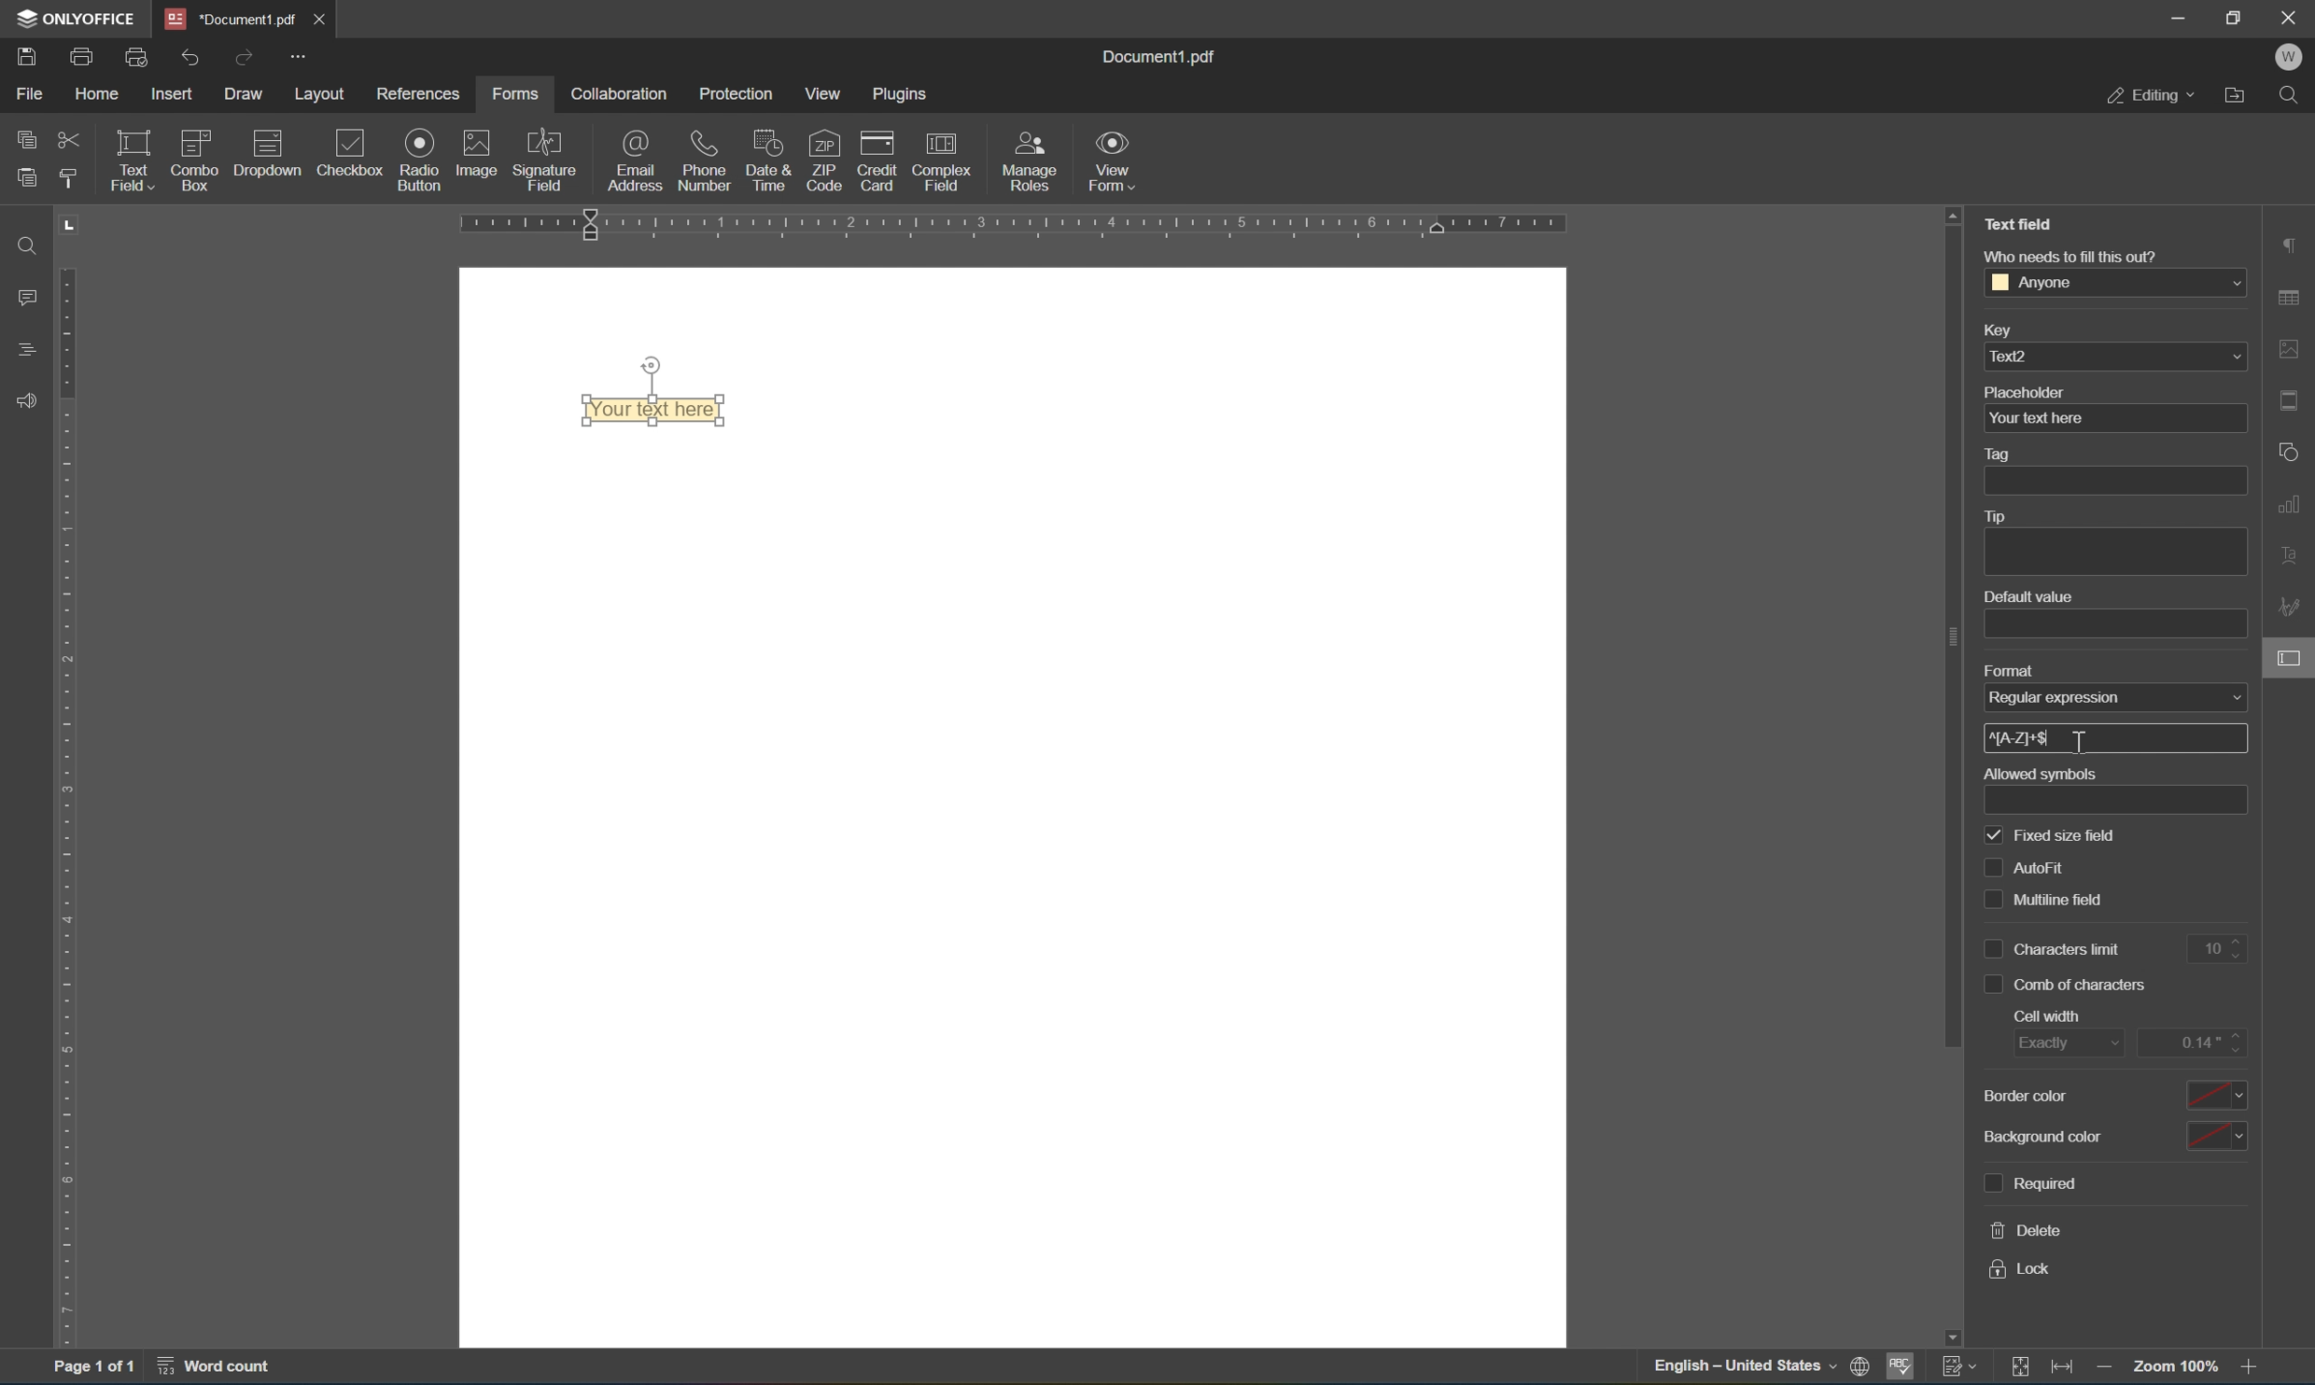 The width and height of the screenshot is (2315, 1385). What do you see at coordinates (2062, 1371) in the screenshot?
I see `fit to width` at bounding box center [2062, 1371].